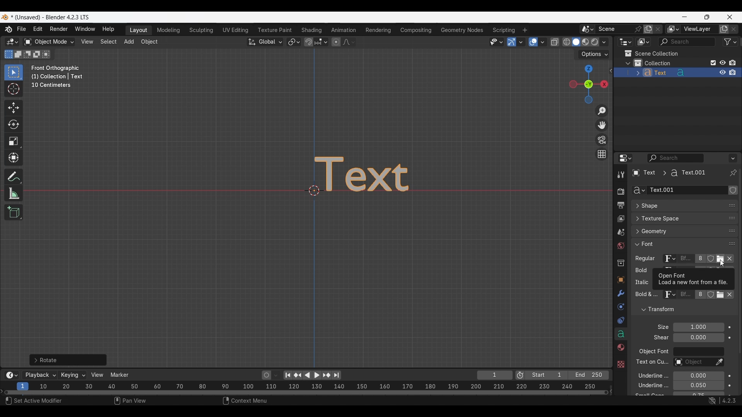 The height and width of the screenshot is (417, 742). I want to click on Auto keyframing, so click(276, 375).